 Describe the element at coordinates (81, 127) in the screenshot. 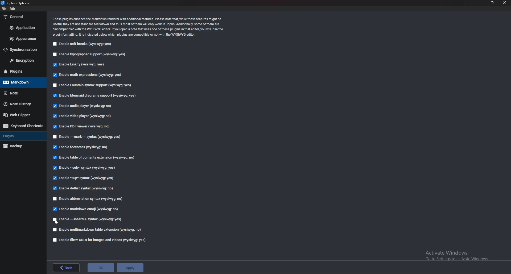

I see `Enable P D F viewer` at that location.